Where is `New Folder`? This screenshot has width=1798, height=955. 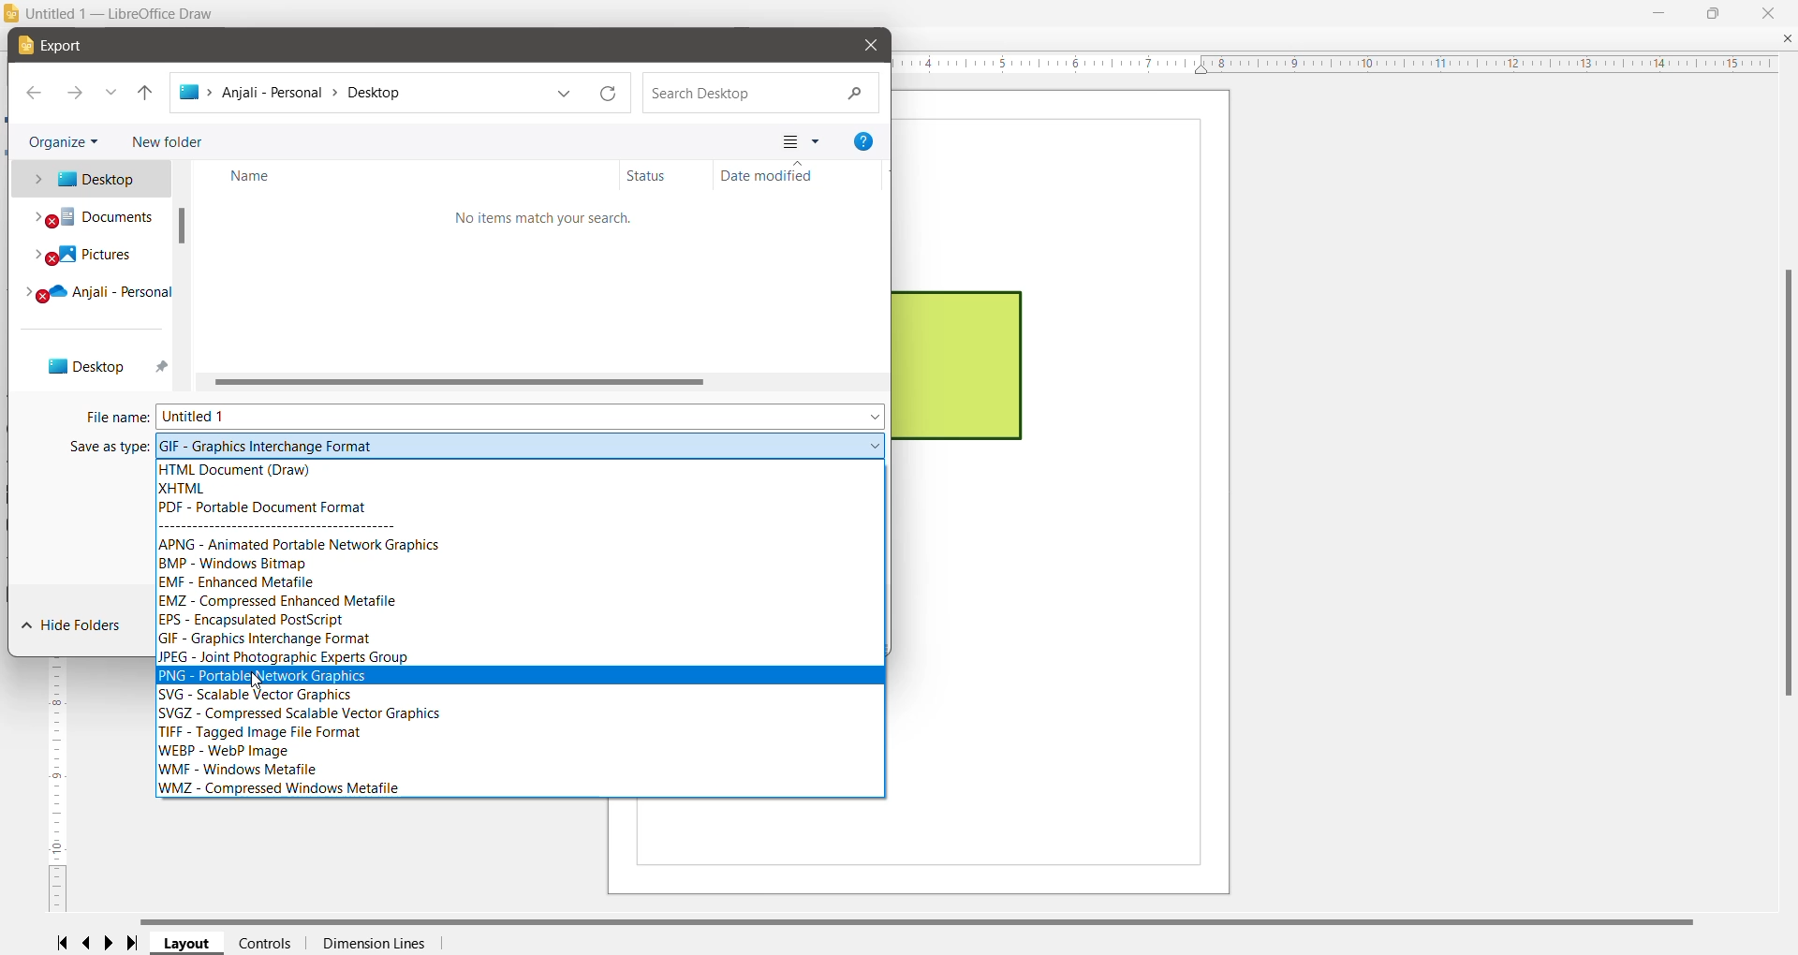
New Folder is located at coordinates (165, 140).